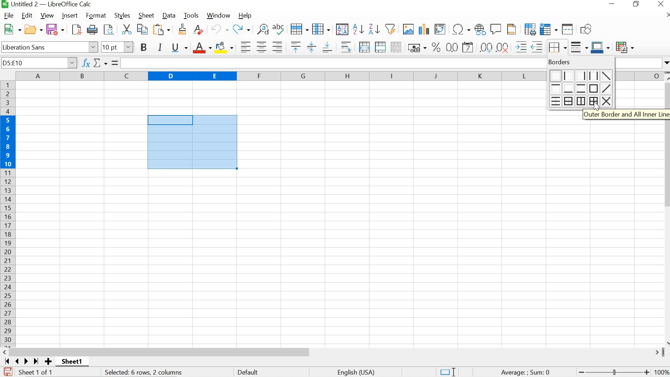 This screenshot has height=377, width=670. Describe the element at coordinates (636, 4) in the screenshot. I see `RESTORE DOWN` at that location.